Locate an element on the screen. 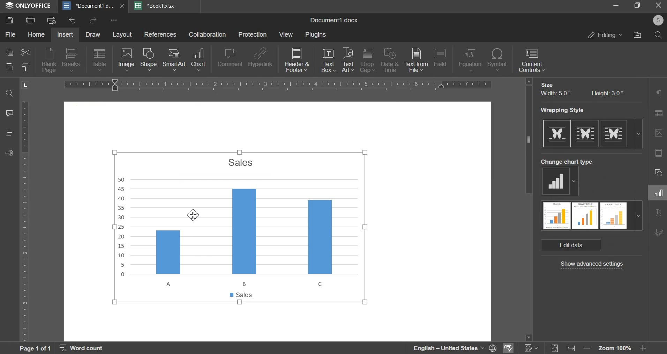 This screenshot has height=354, width=667. minimize is located at coordinates (617, 7).